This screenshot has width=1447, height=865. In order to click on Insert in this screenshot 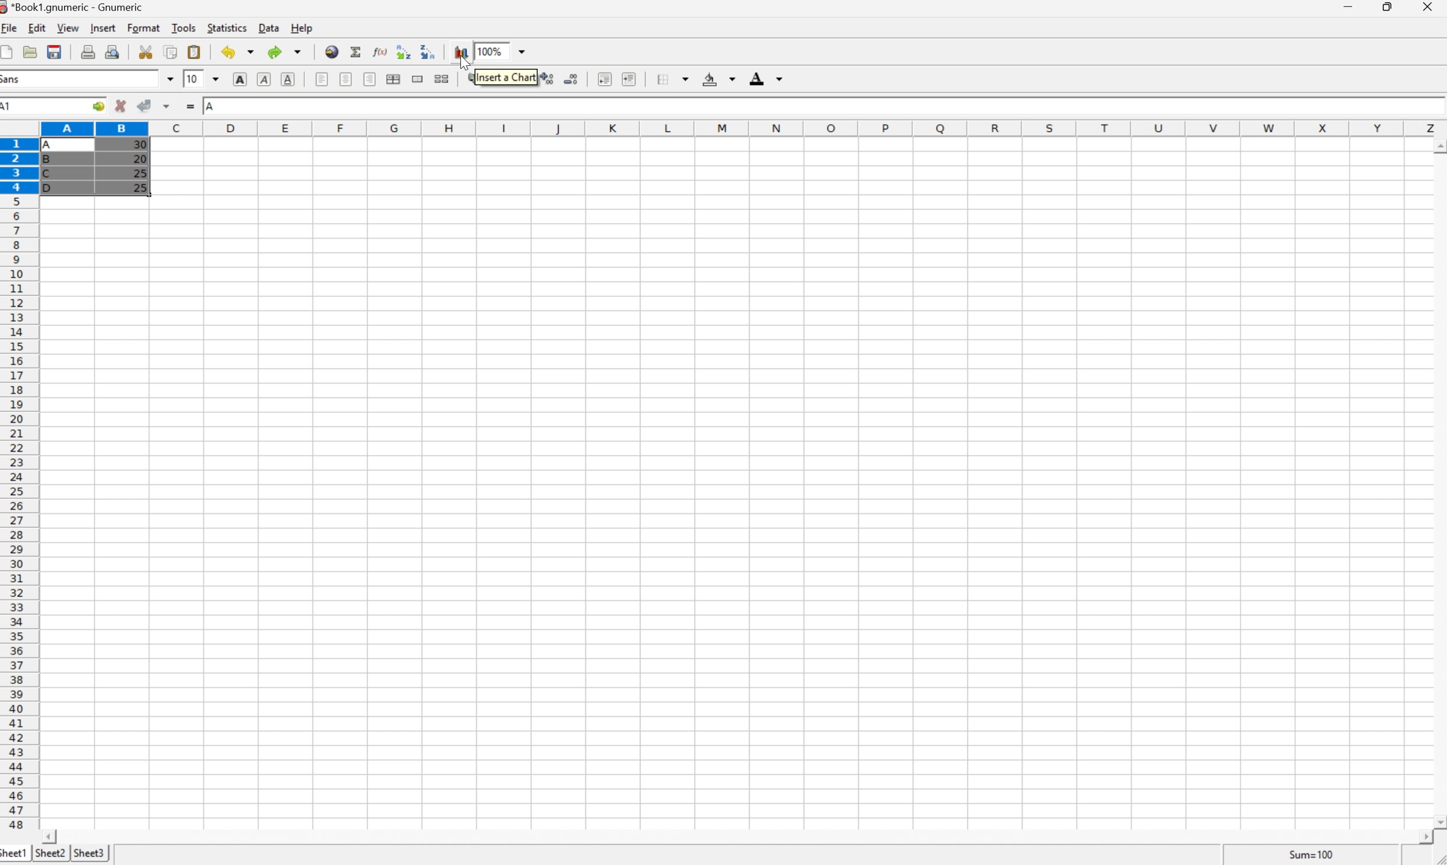, I will do `click(105, 29)`.